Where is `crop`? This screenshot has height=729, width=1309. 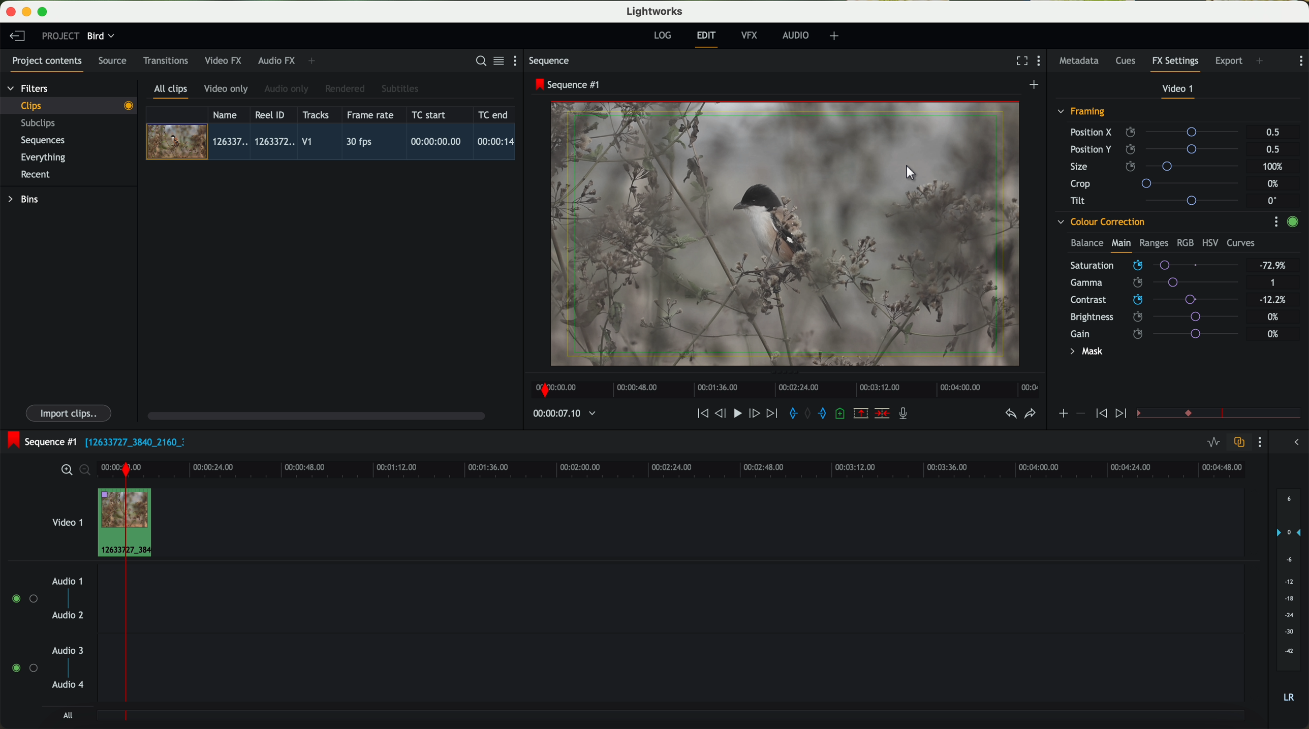 crop is located at coordinates (1159, 183).